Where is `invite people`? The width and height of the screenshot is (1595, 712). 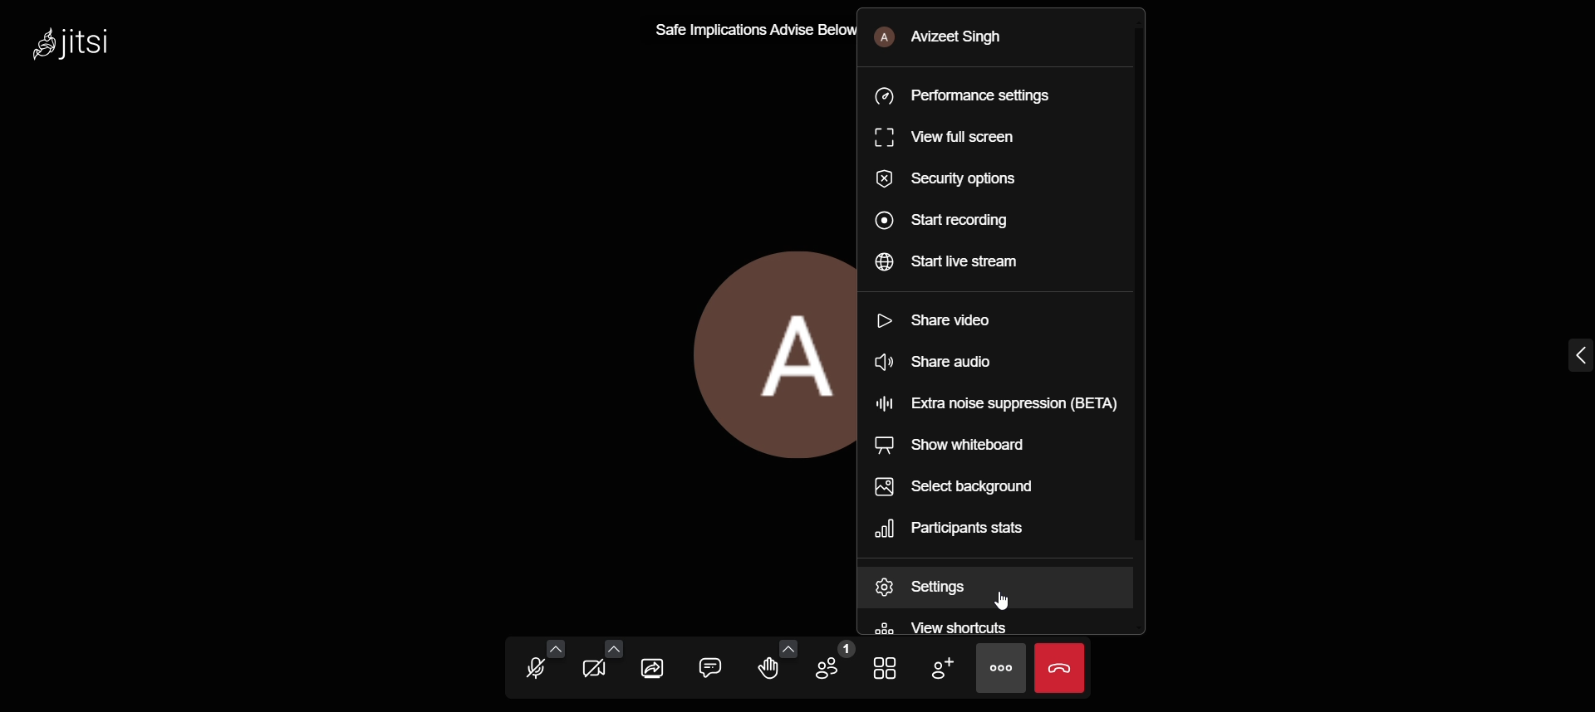 invite people is located at coordinates (935, 667).